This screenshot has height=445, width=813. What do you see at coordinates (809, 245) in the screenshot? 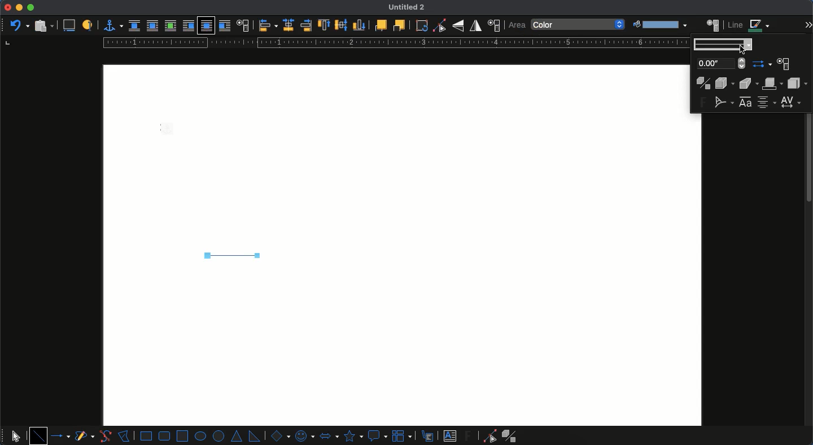
I see `scroll` at bounding box center [809, 245].